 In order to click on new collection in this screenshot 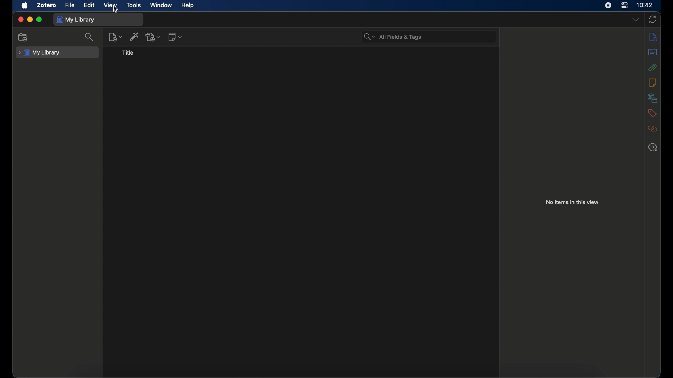, I will do `click(23, 37)`.